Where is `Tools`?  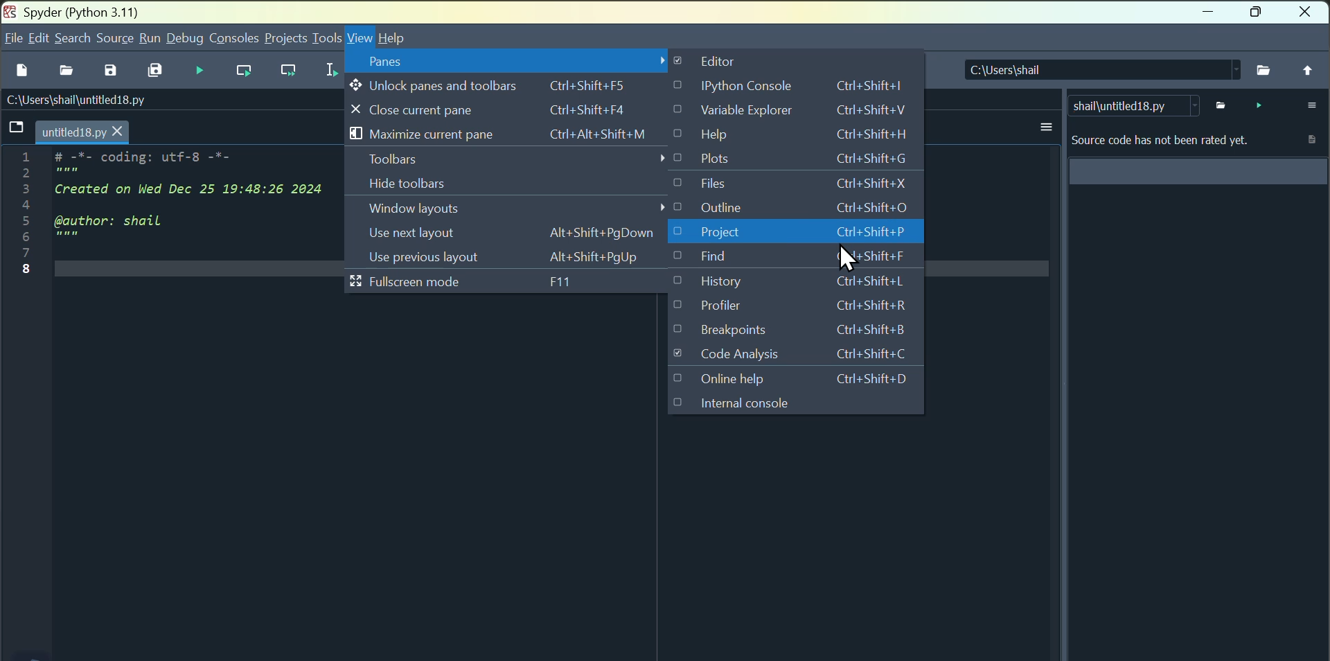
Tools is located at coordinates (328, 36).